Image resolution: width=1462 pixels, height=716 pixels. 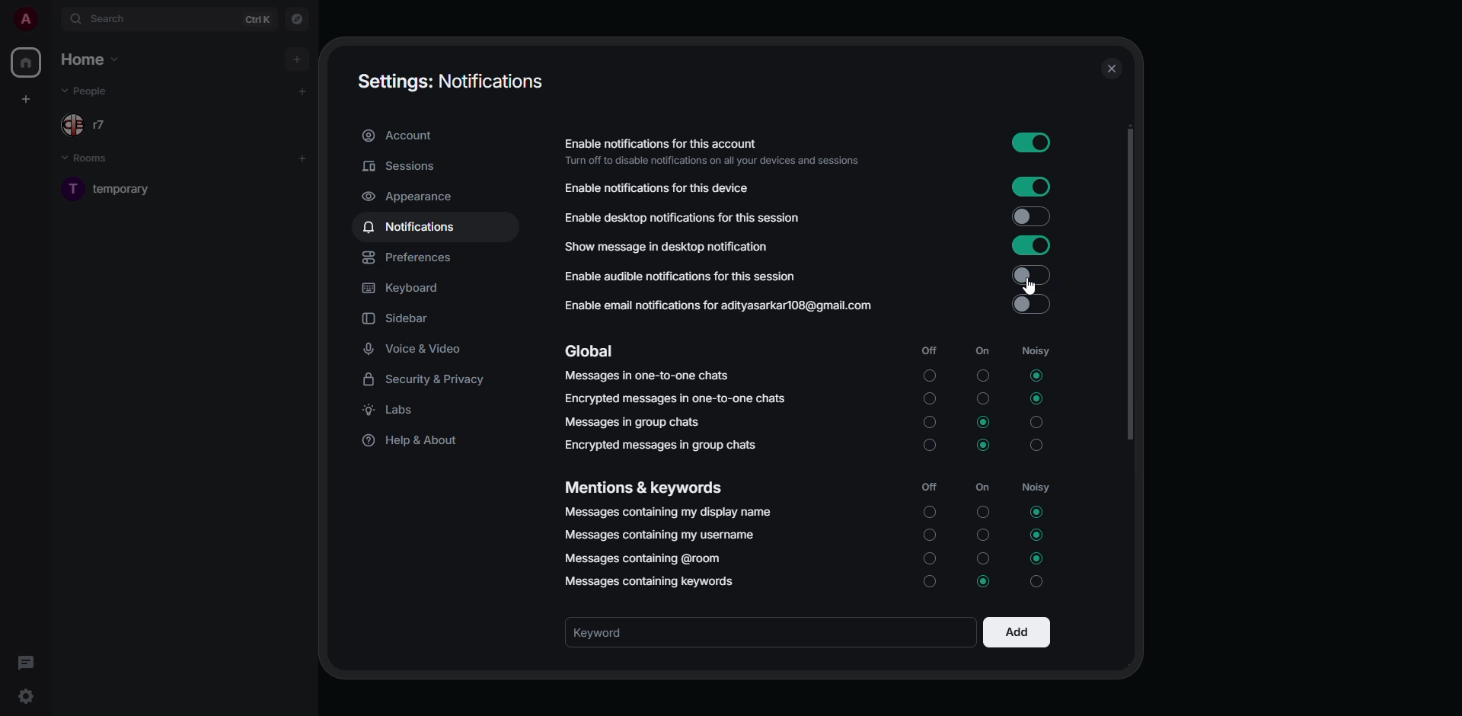 I want to click on quick settings, so click(x=26, y=695).